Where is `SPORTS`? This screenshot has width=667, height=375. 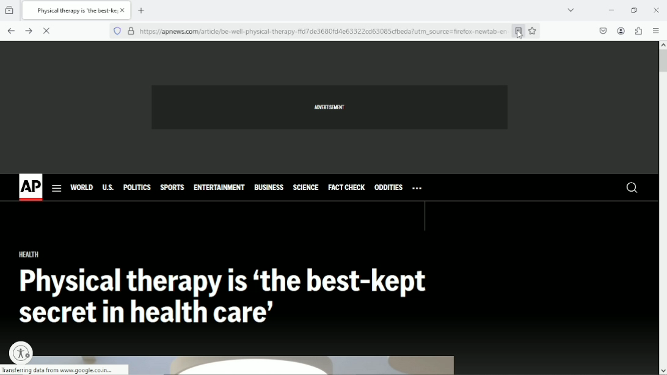
SPORTS is located at coordinates (170, 188).